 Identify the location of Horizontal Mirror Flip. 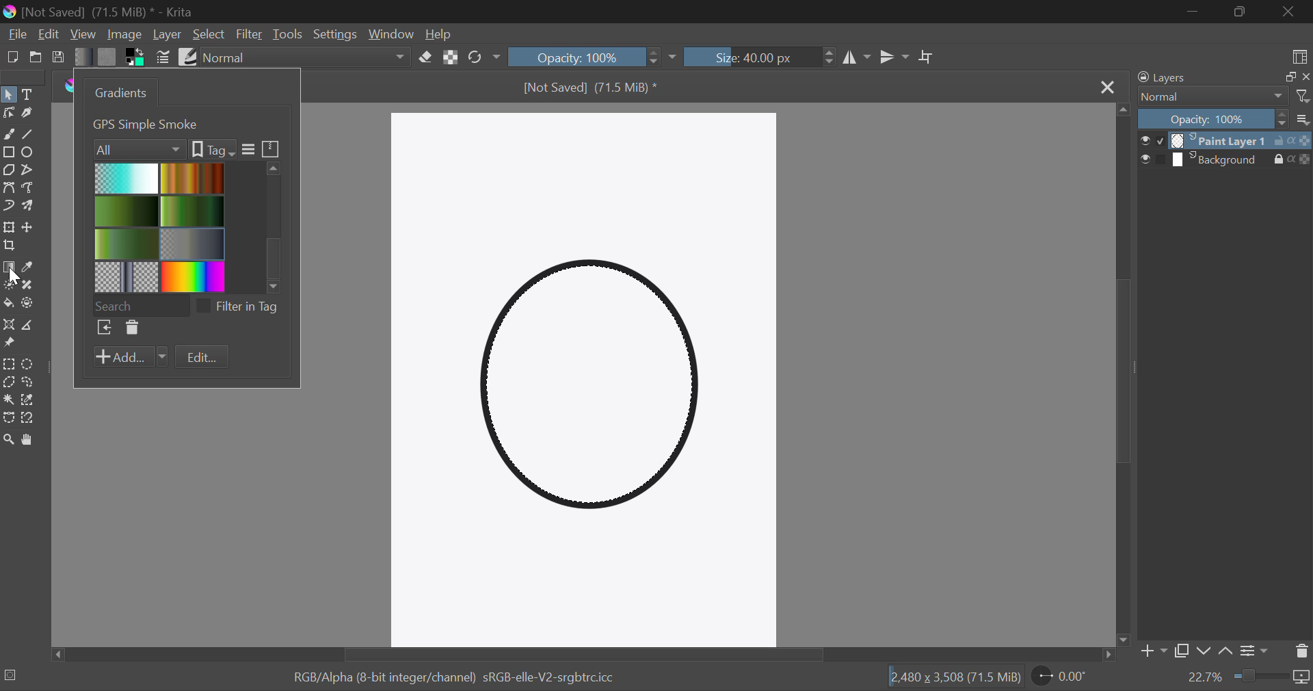
(896, 59).